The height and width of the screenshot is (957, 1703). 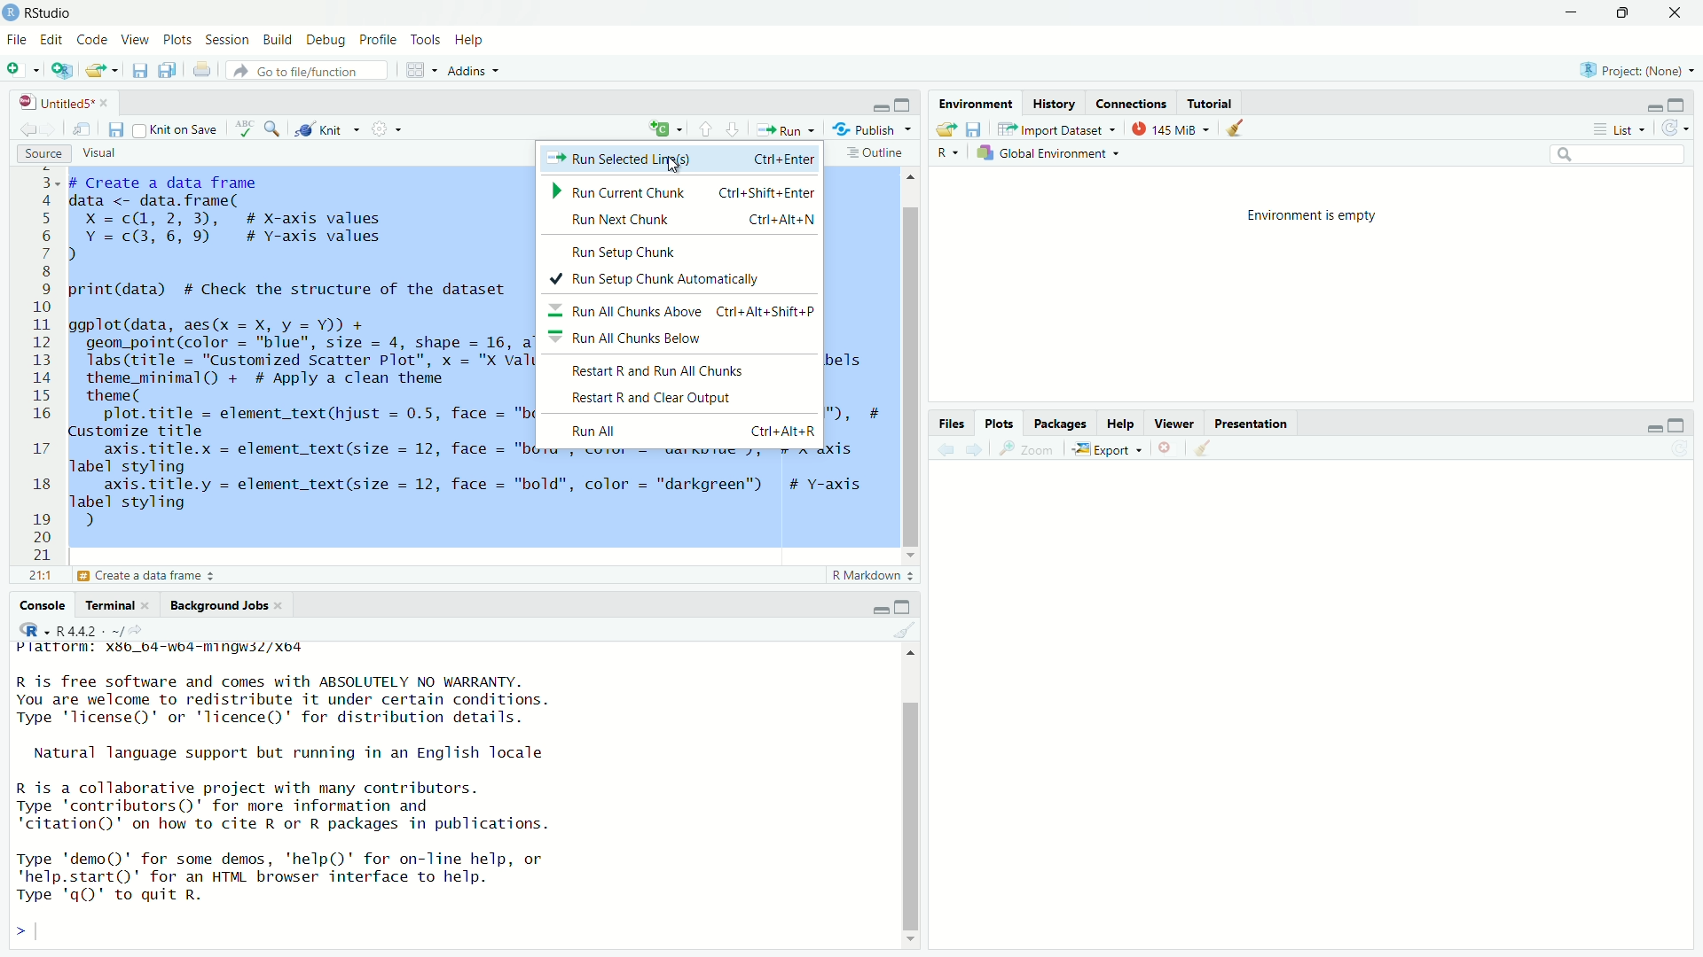 What do you see at coordinates (1677, 426) in the screenshot?
I see `Maximize` at bounding box center [1677, 426].